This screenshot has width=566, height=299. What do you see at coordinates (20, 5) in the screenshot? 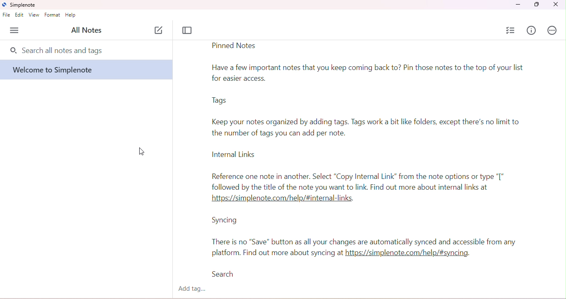
I see `simplenote` at bounding box center [20, 5].